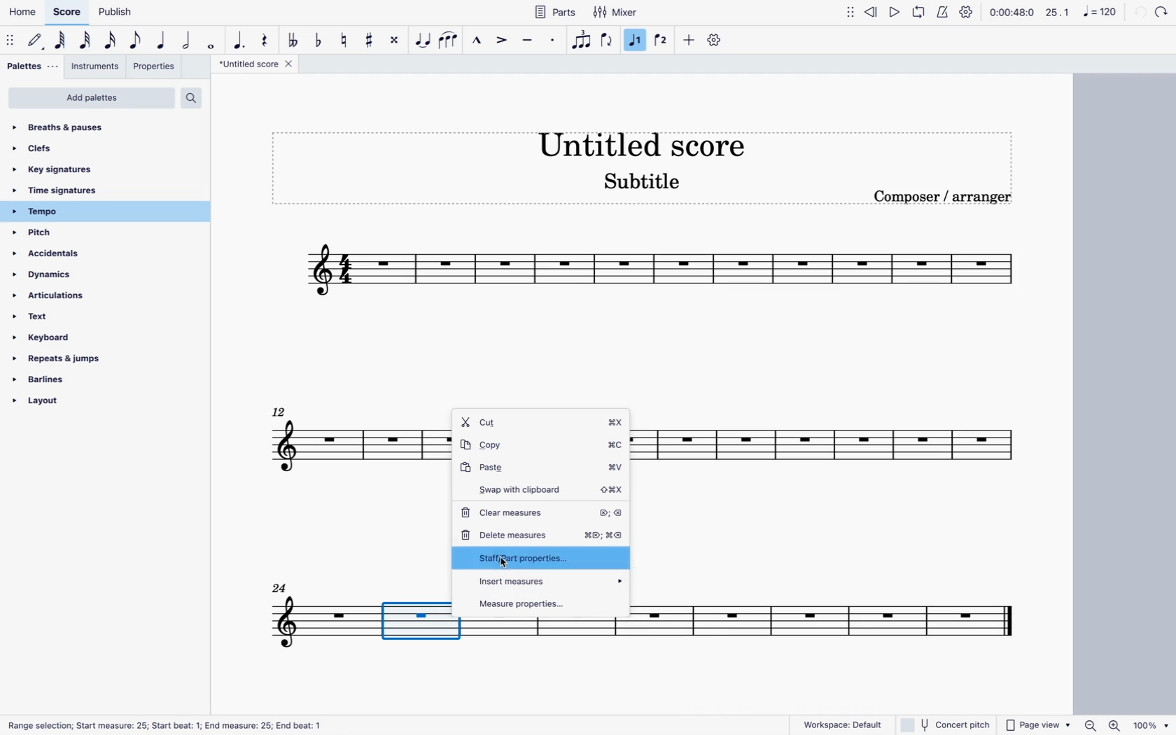 This screenshot has height=735, width=1176. What do you see at coordinates (155, 66) in the screenshot?
I see `properties` at bounding box center [155, 66].